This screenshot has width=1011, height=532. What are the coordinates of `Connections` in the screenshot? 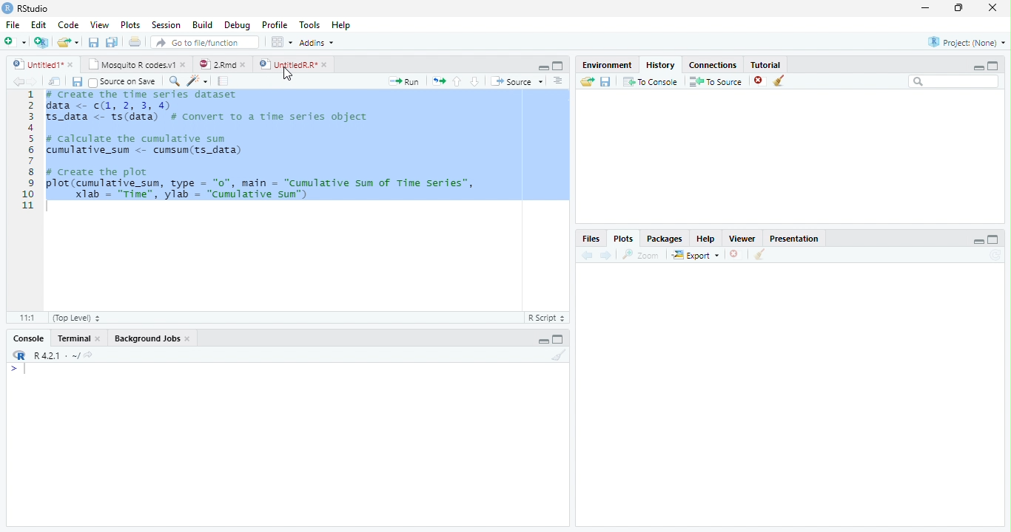 It's located at (711, 64).